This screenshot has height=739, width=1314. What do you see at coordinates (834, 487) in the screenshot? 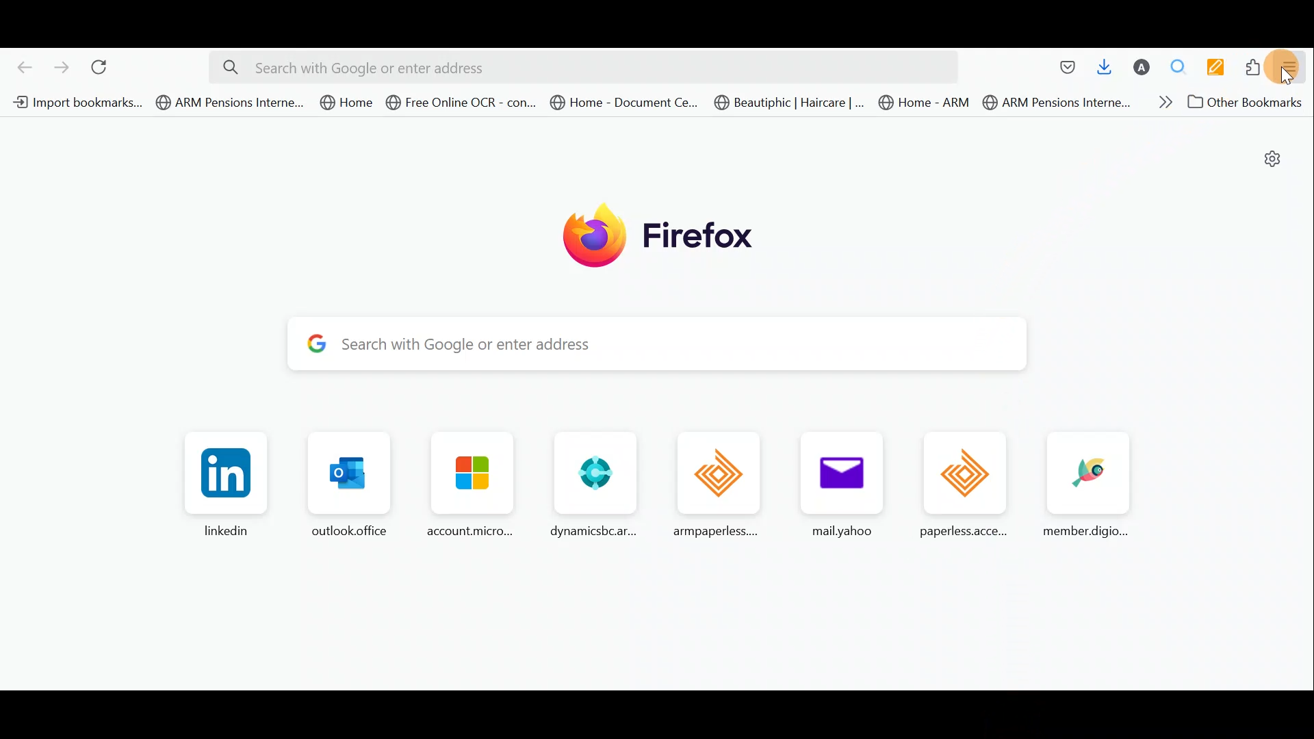
I see `mailyahoo` at bounding box center [834, 487].